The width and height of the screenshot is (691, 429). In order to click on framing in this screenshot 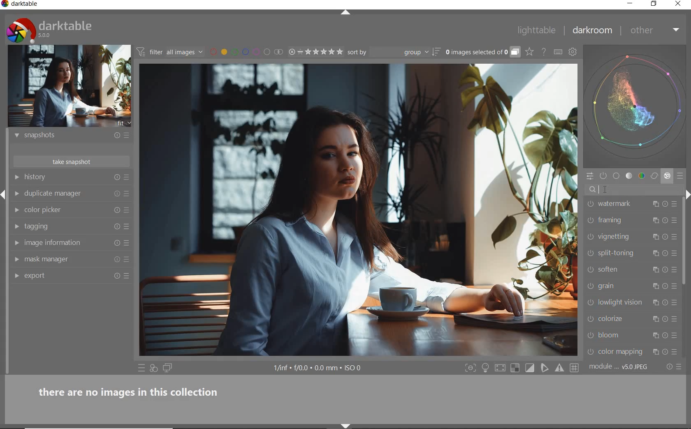, I will do `click(620, 221)`.